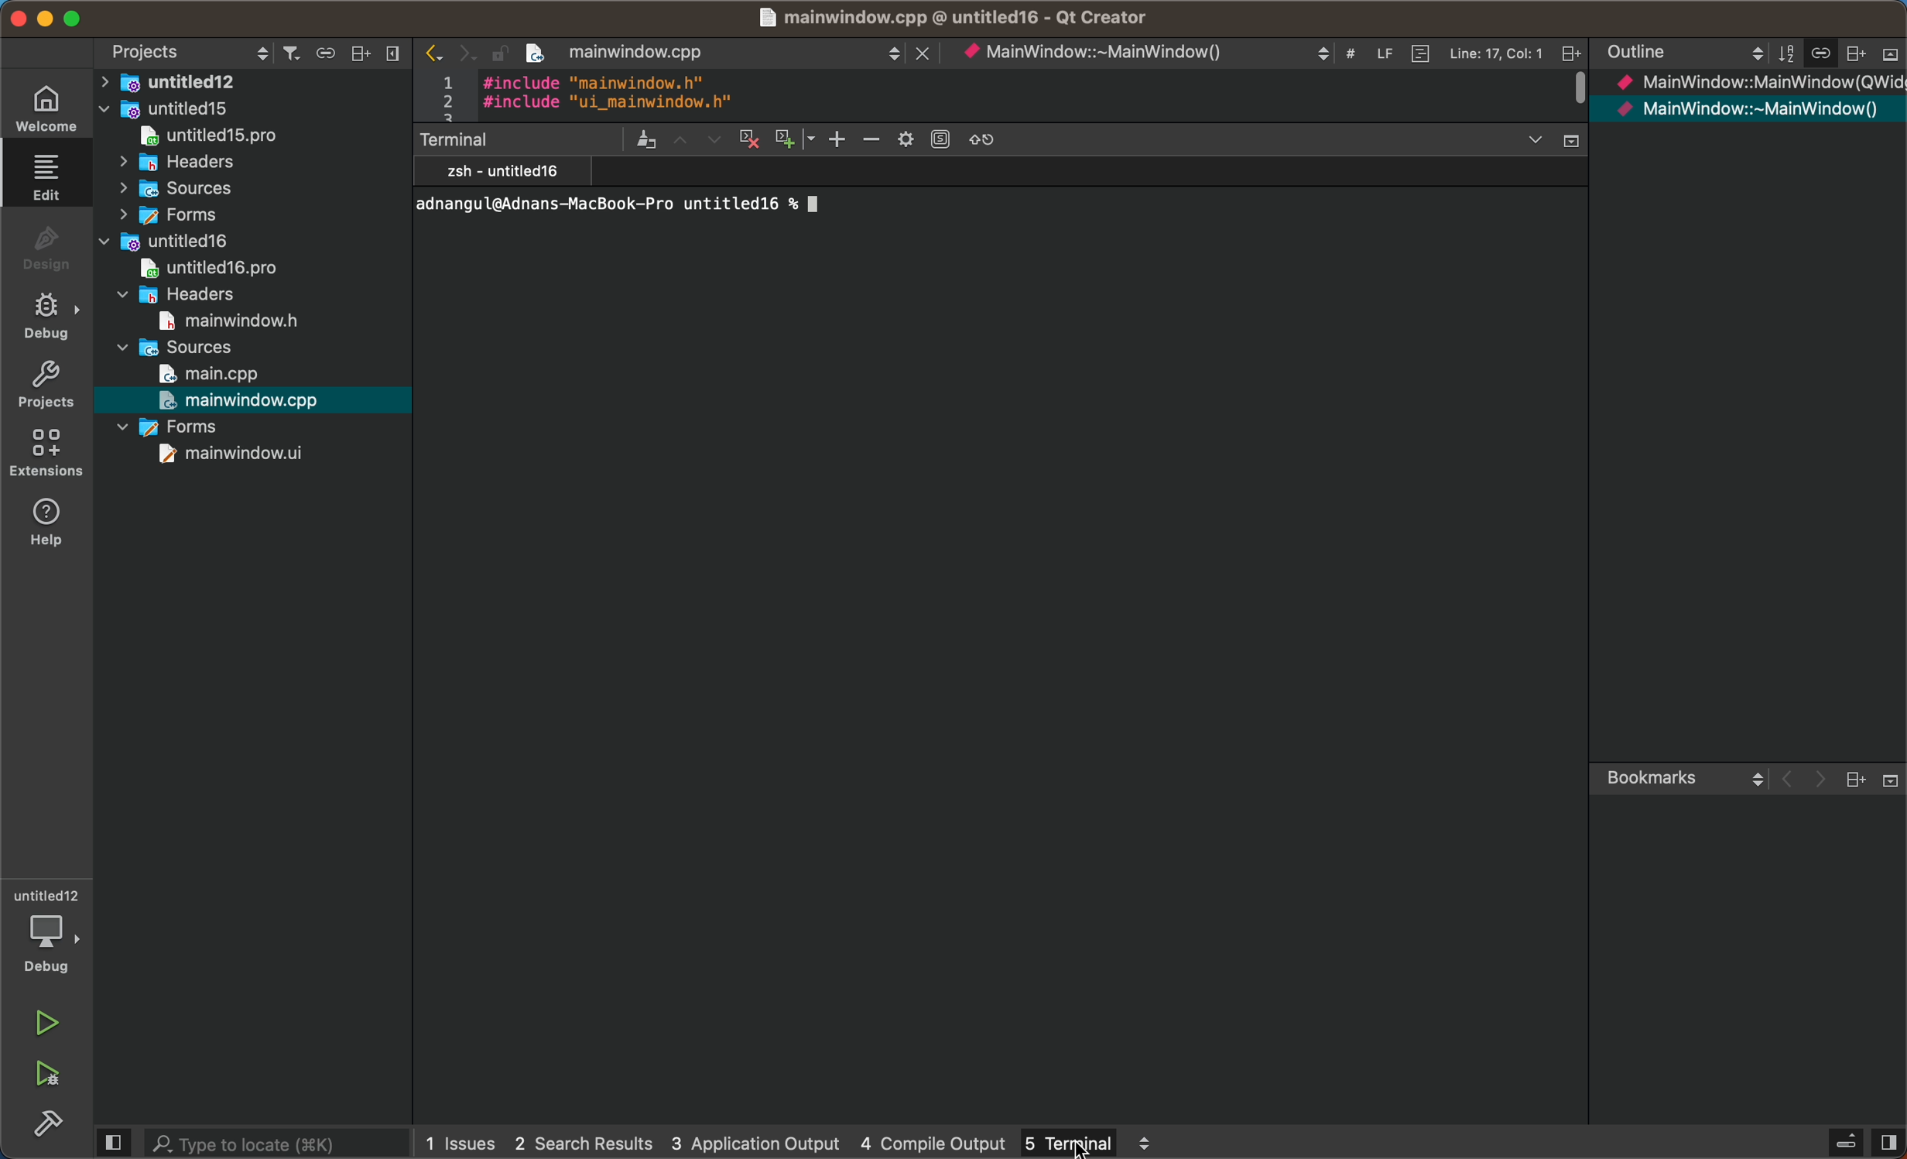 This screenshot has height=1159, width=1907. I want to click on files and folders, so click(258, 82).